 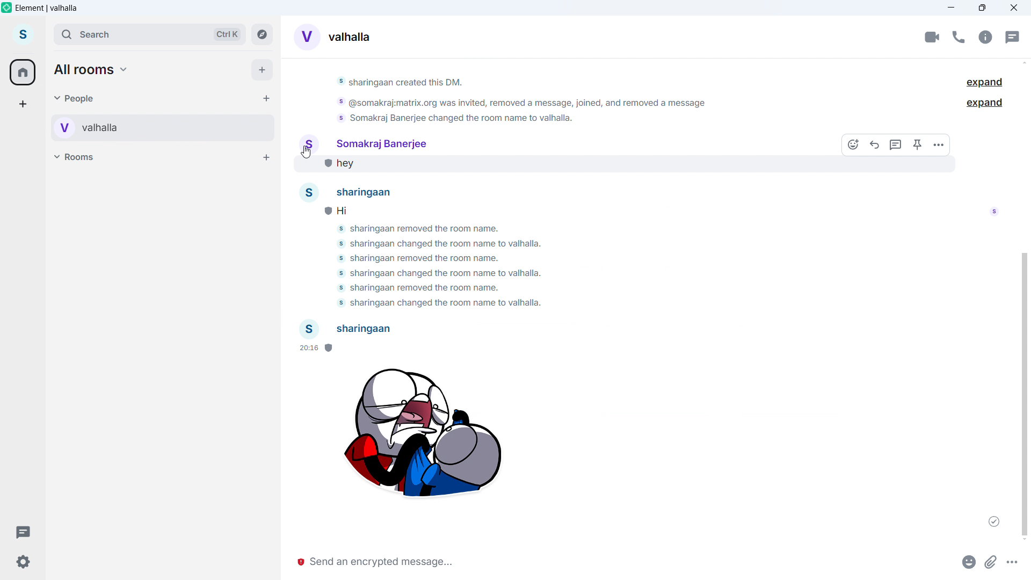 What do you see at coordinates (958, 37) in the screenshot?
I see `call ` at bounding box center [958, 37].